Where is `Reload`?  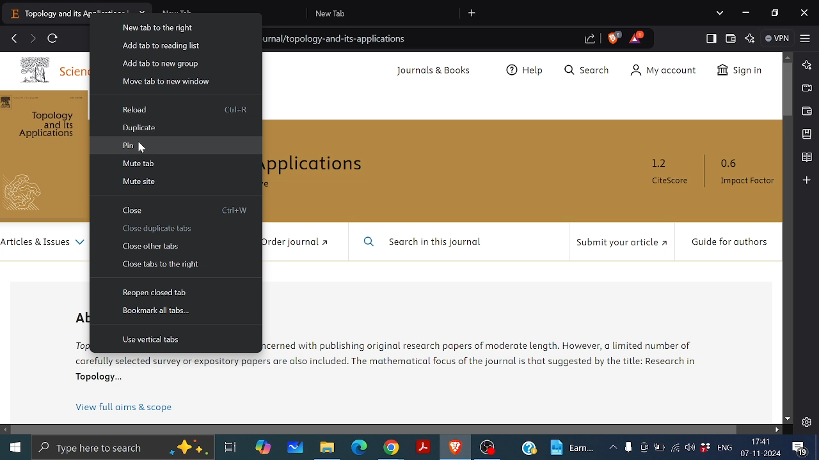 Reload is located at coordinates (134, 109).